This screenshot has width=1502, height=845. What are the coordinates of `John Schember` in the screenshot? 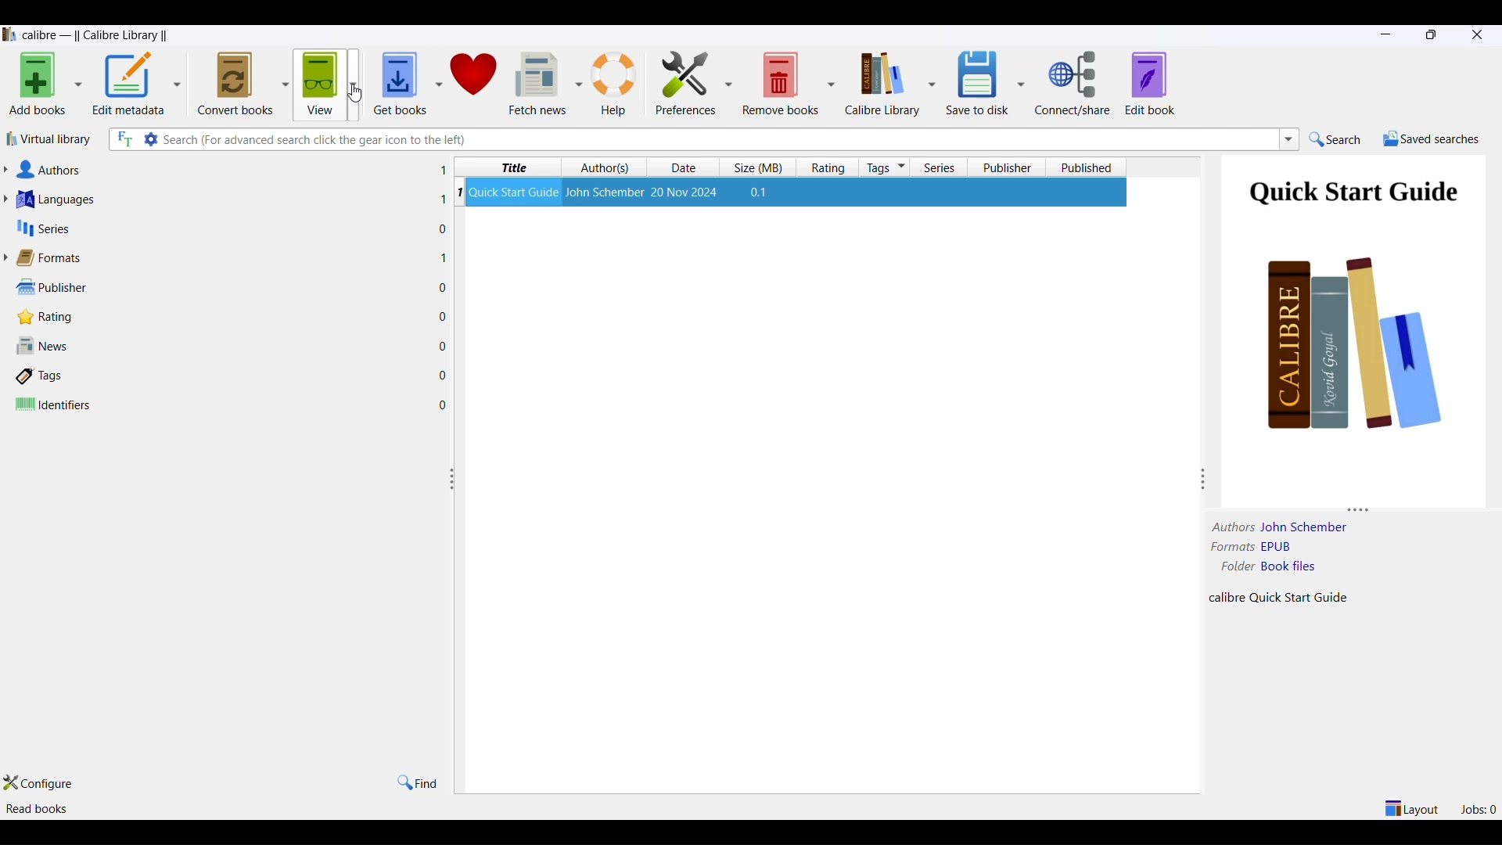 It's located at (1307, 527).